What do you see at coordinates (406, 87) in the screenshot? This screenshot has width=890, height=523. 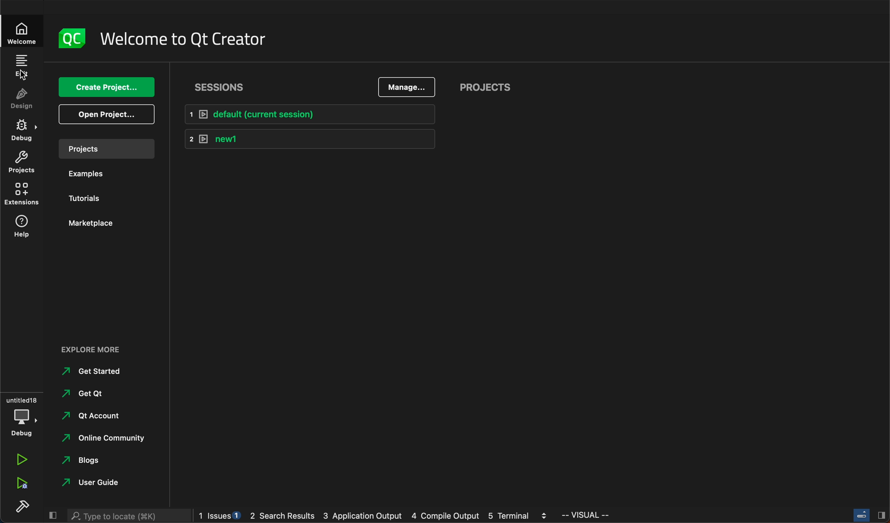 I see `manage` at bounding box center [406, 87].